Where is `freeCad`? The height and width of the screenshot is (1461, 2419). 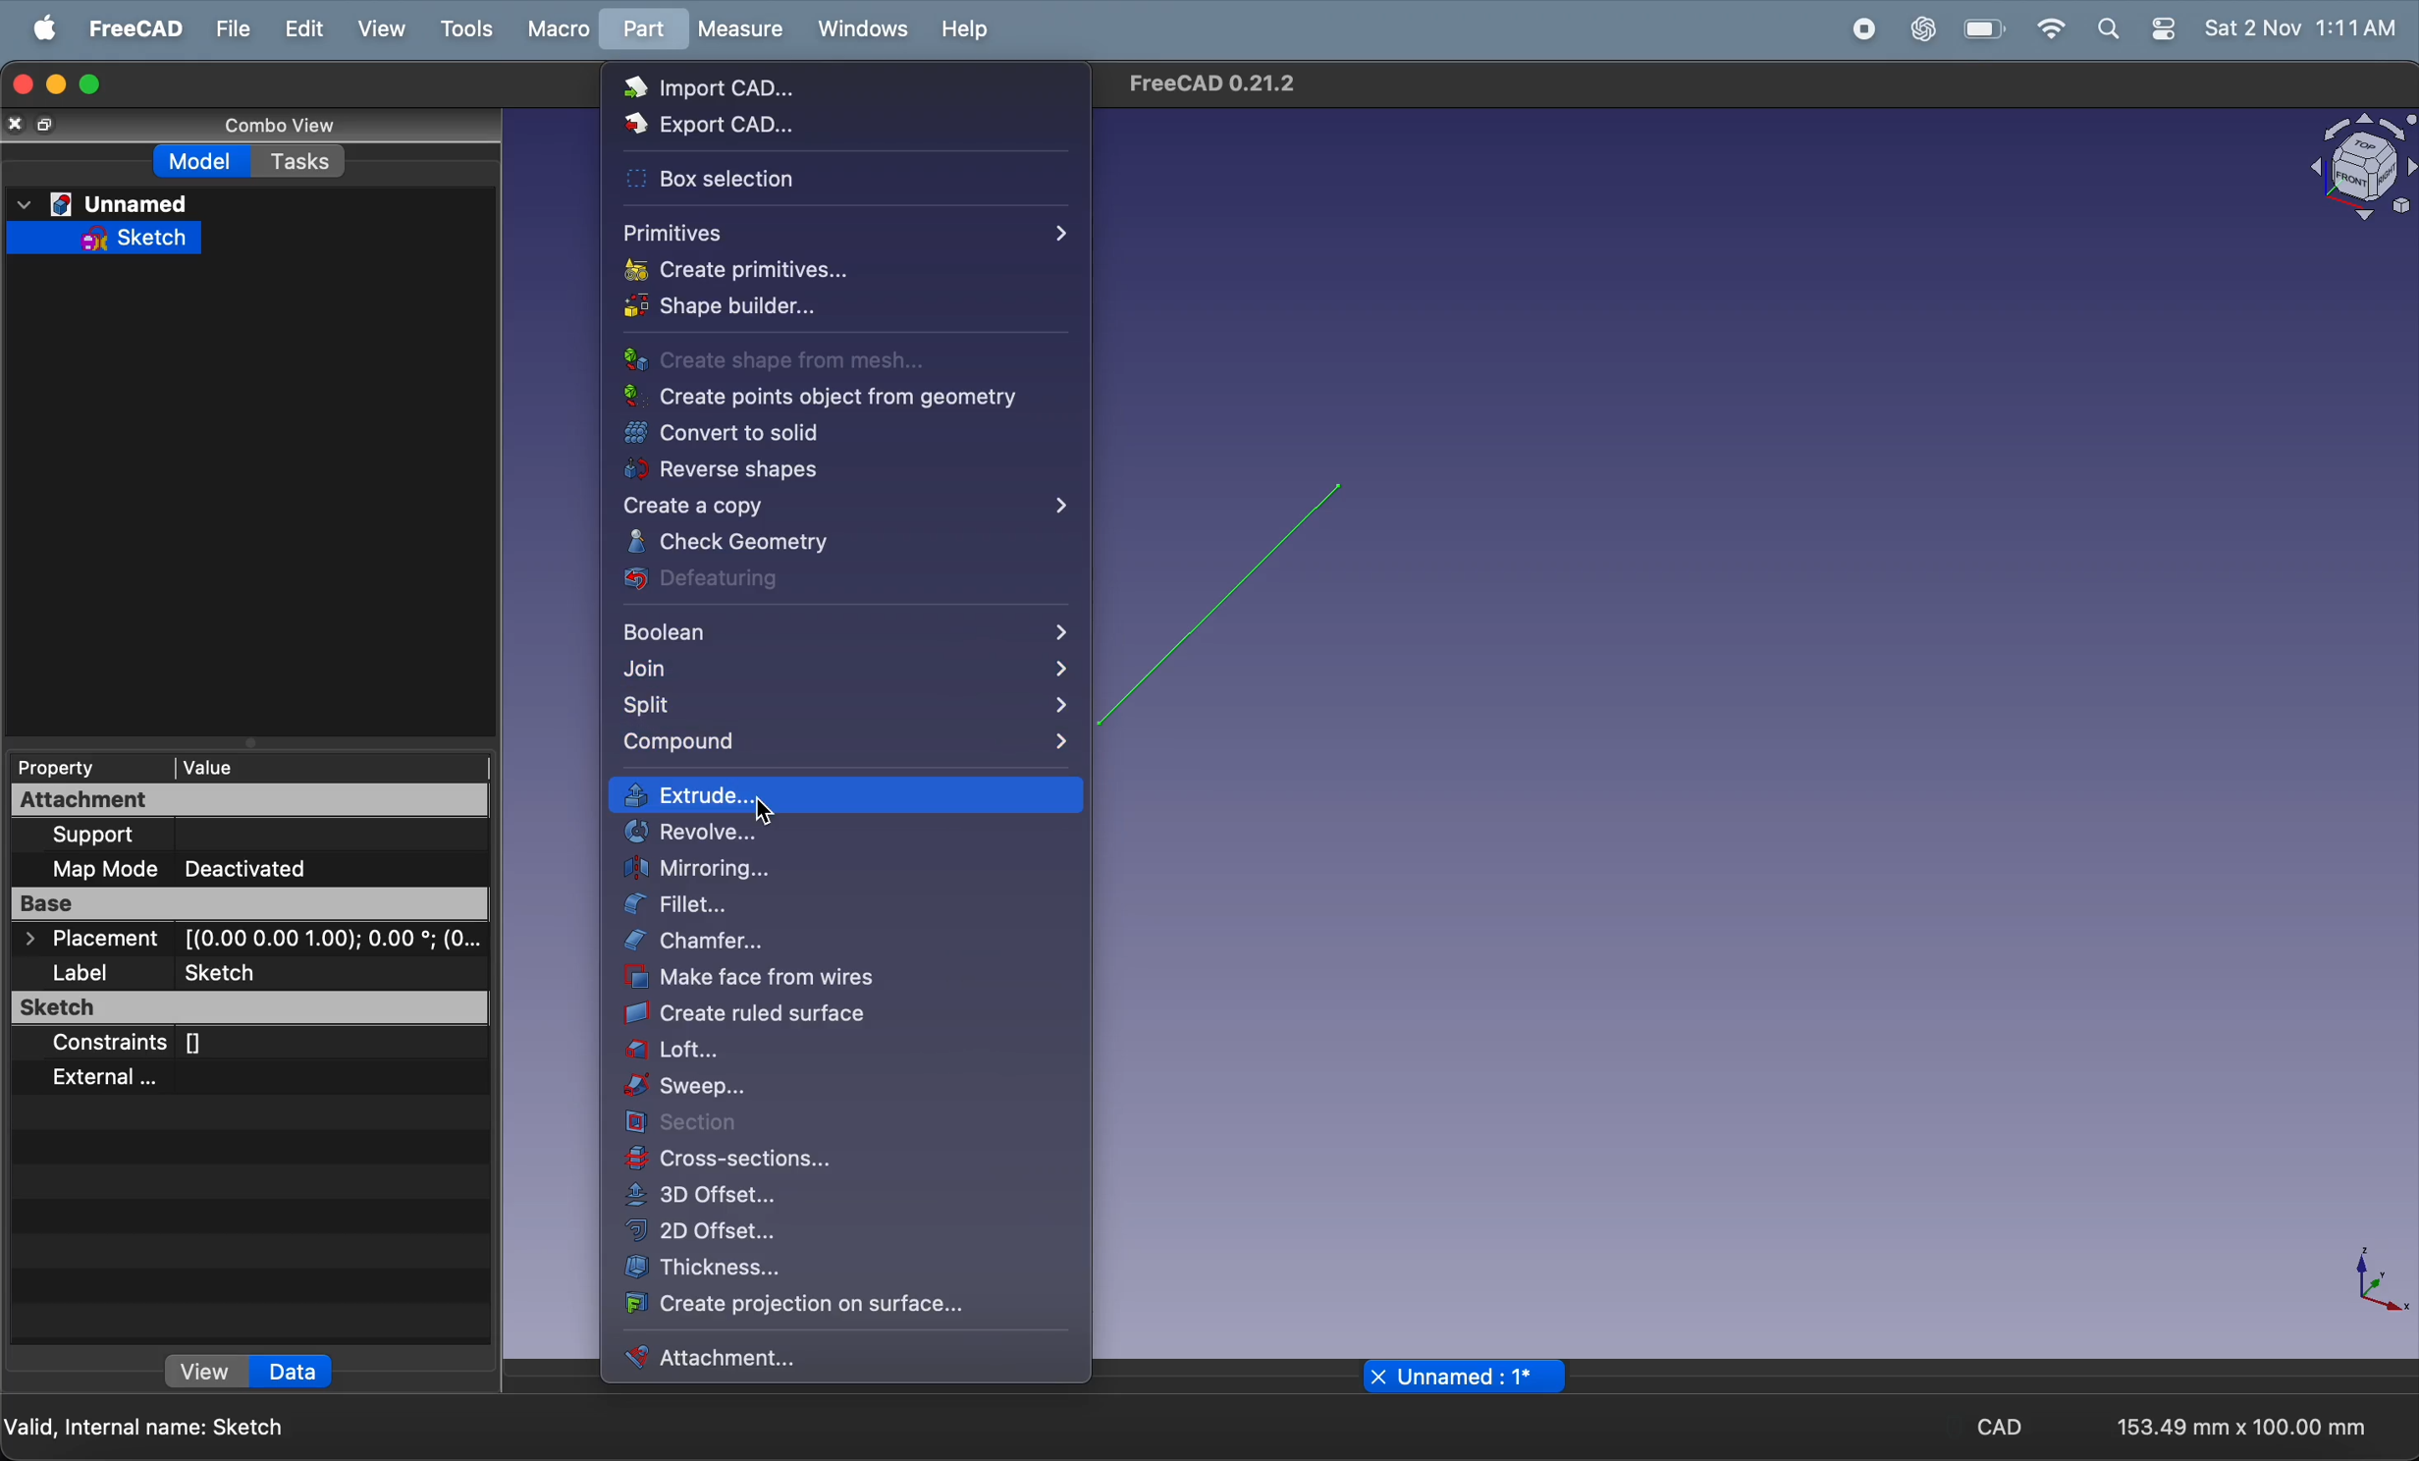 freeCad is located at coordinates (135, 30).